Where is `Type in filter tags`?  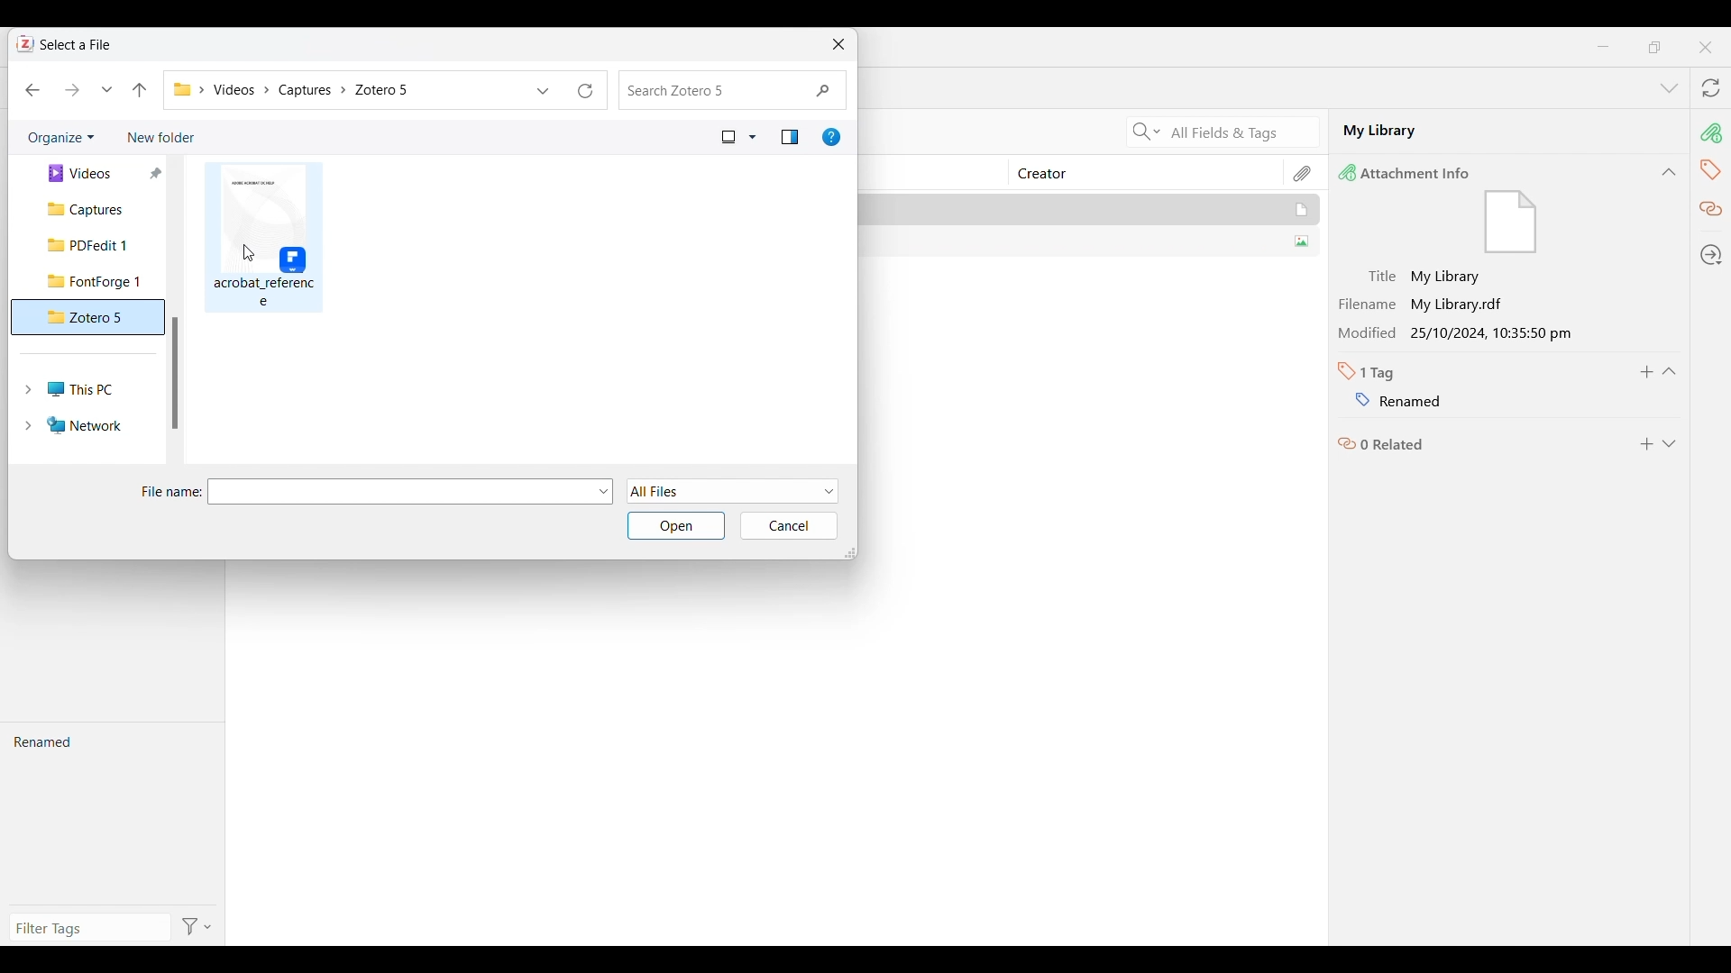
Type in filter tags is located at coordinates (89, 927).